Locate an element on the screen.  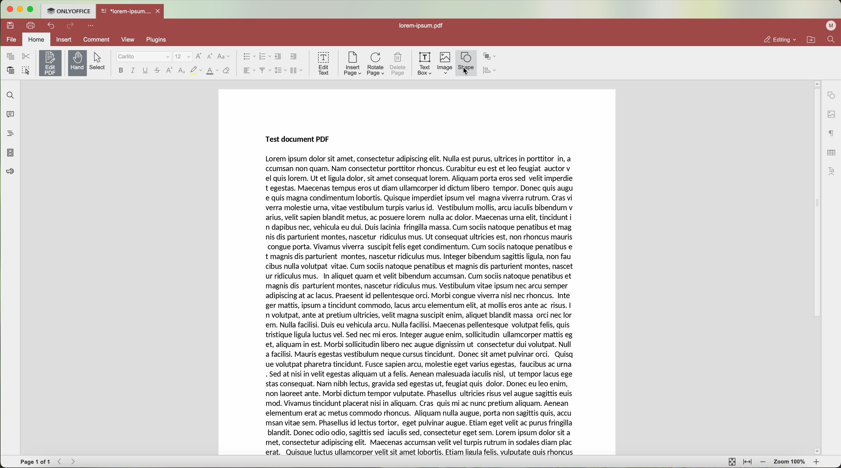
decrement font size is located at coordinates (209, 56).